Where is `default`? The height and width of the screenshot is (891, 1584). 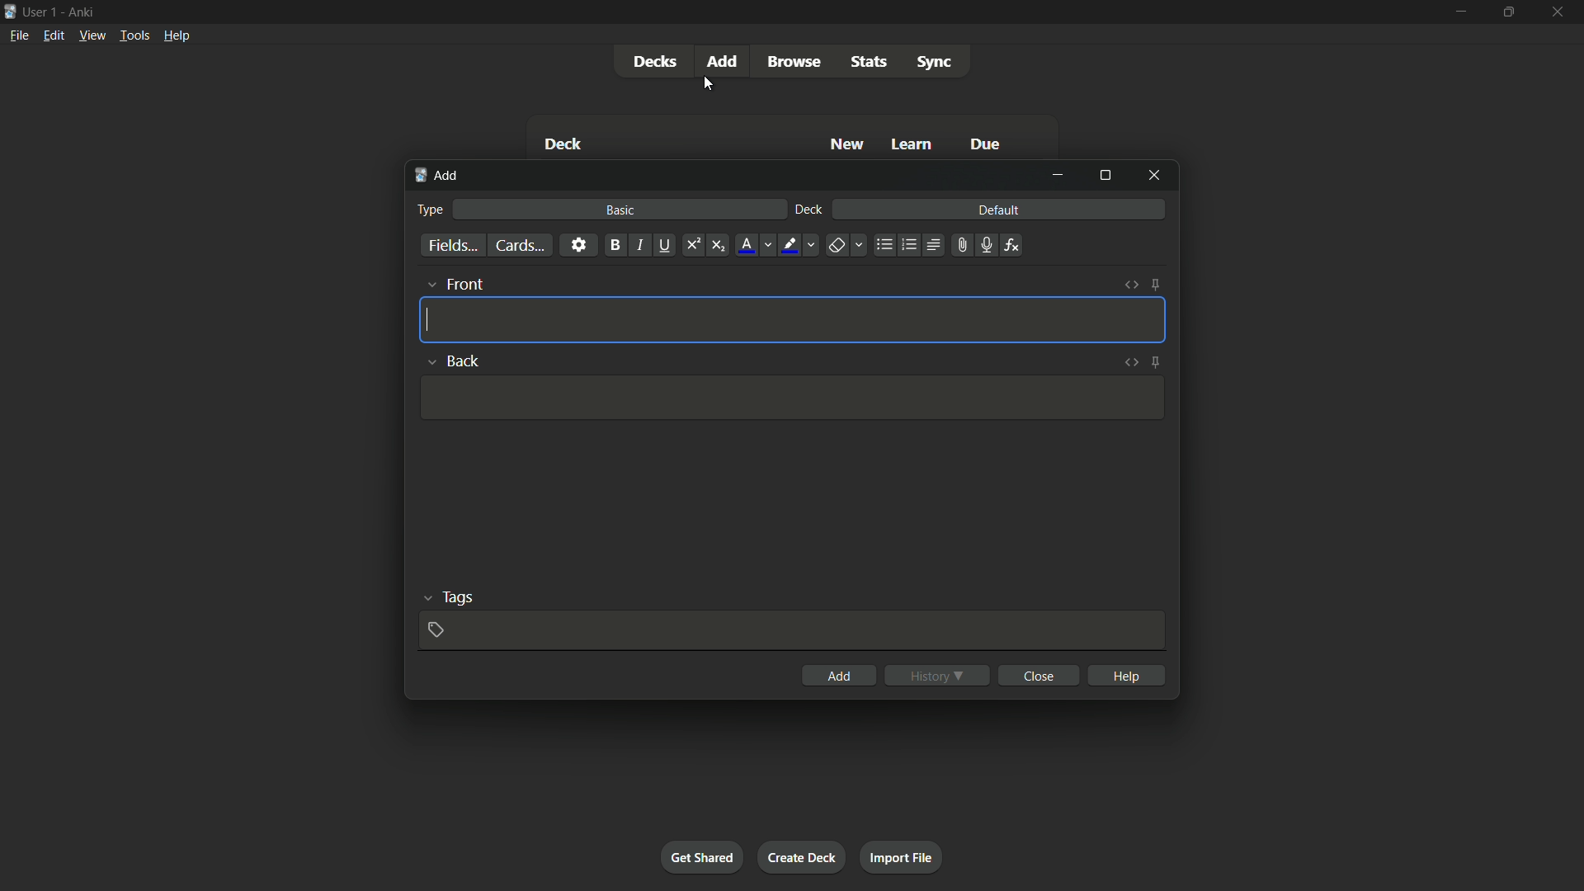
default is located at coordinates (998, 209).